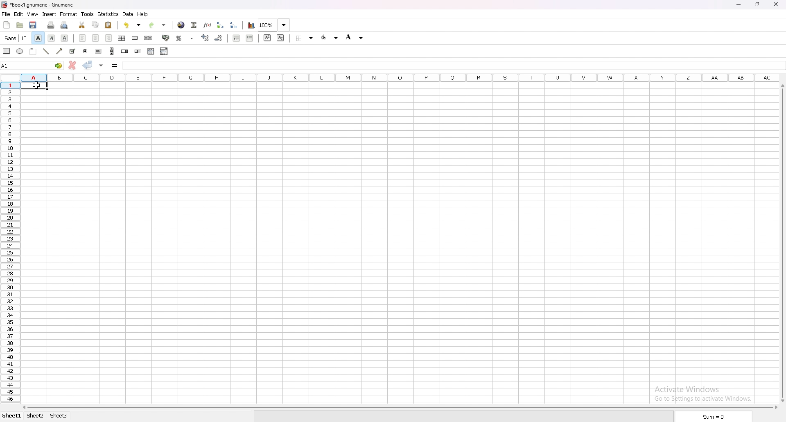  What do you see at coordinates (59, 416) in the screenshot?
I see `sheet 3` at bounding box center [59, 416].